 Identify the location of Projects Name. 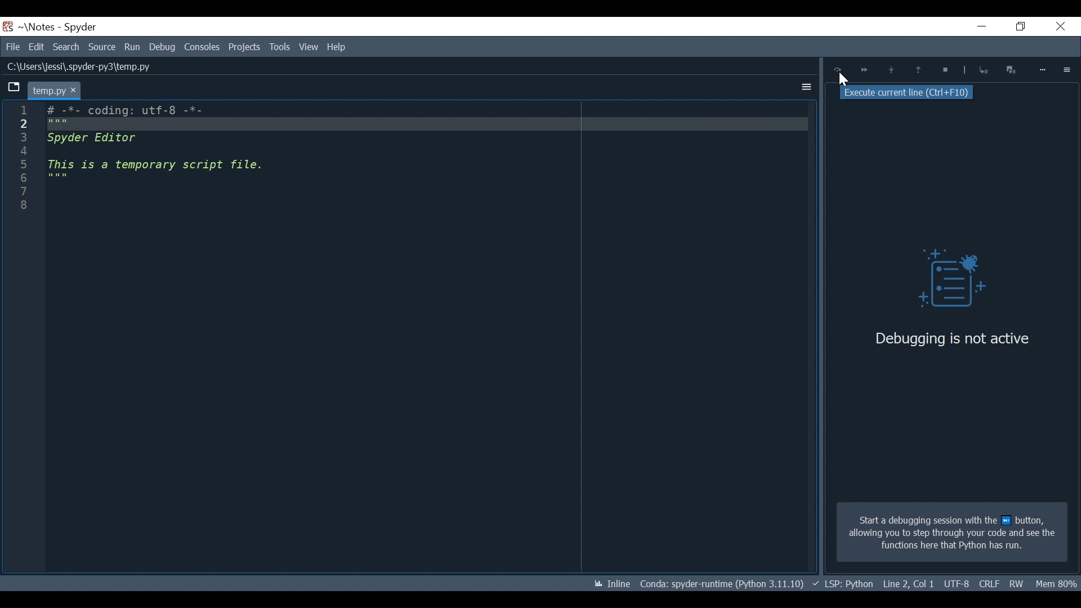
(38, 27).